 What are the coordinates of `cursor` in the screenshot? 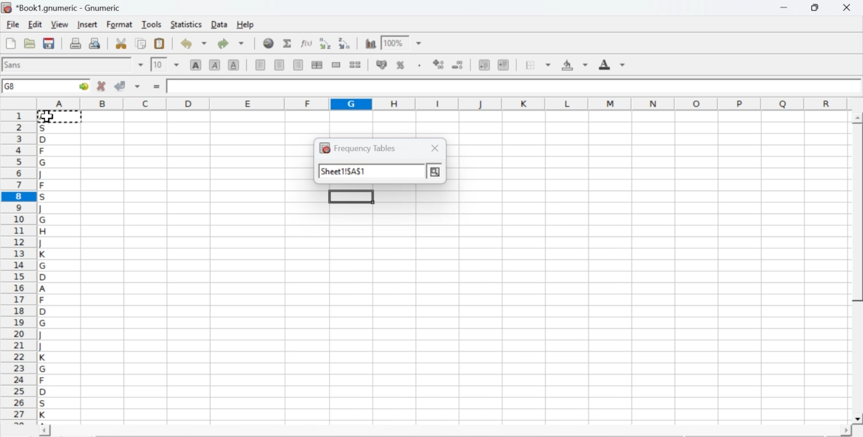 It's located at (47, 116).